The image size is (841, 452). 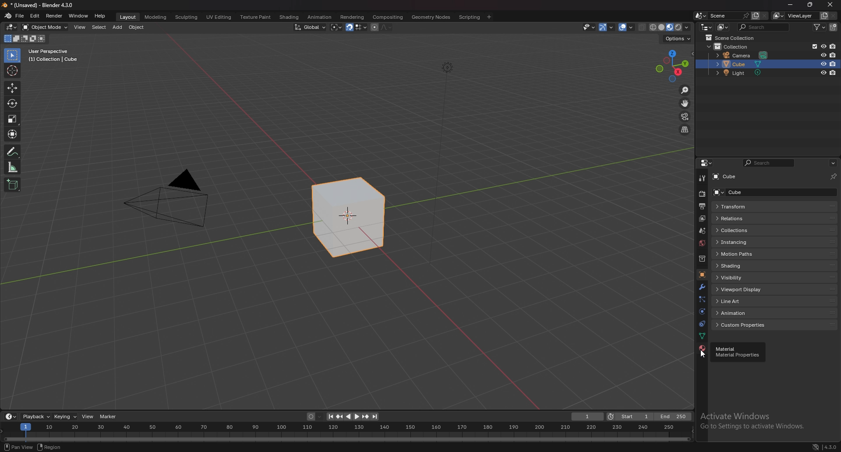 I want to click on minimize, so click(x=790, y=5).